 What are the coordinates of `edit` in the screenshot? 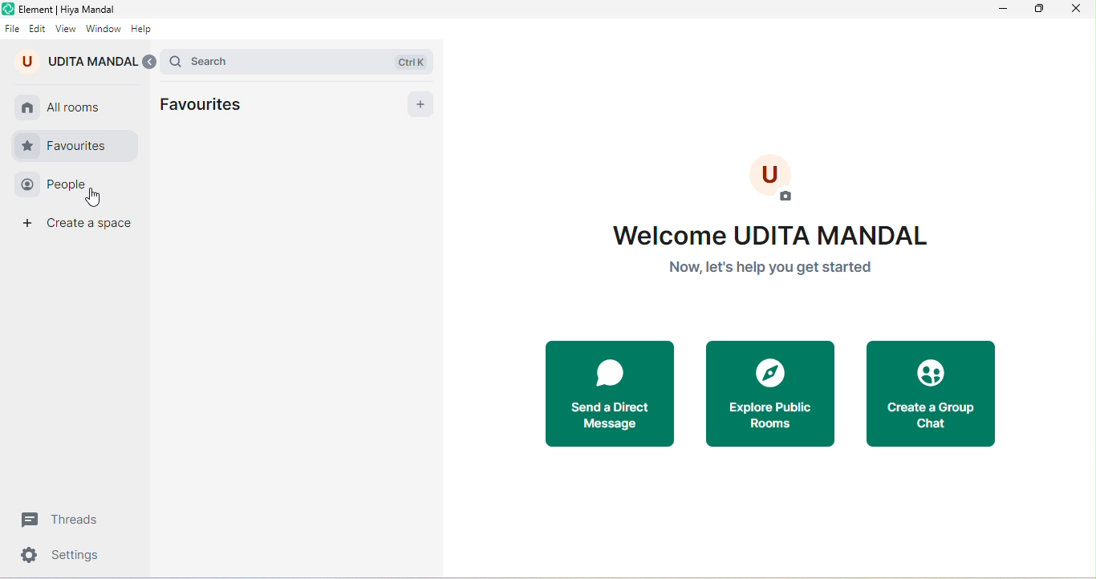 It's located at (38, 25).